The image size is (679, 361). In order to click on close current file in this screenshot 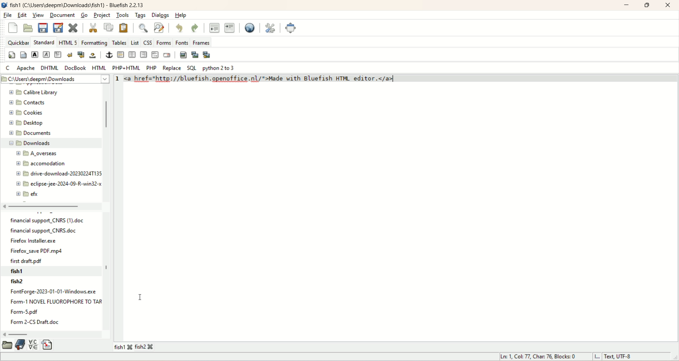, I will do `click(73, 28)`.